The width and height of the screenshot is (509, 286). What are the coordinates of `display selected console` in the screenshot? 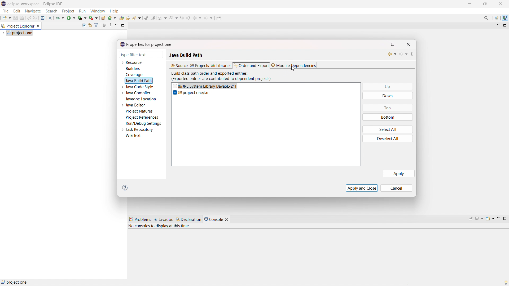 It's located at (480, 218).